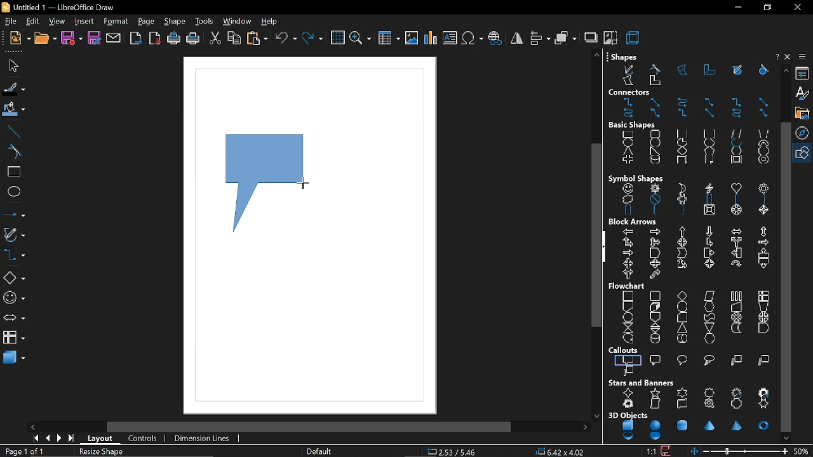 The image size is (813, 457). Describe the element at coordinates (11, 150) in the screenshot. I see `curve` at that location.